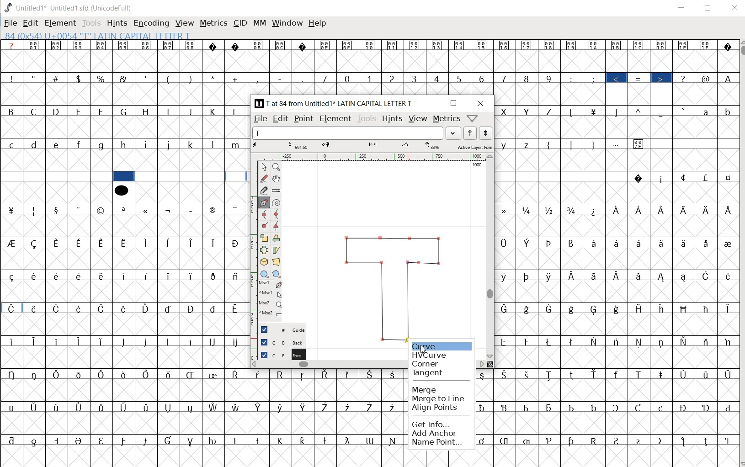 Image resolution: width=745 pixels, height=467 pixels. What do you see at coordinates (80, 375) in the screenshot?
I see `Symbol` at bounding box center [80, 375].